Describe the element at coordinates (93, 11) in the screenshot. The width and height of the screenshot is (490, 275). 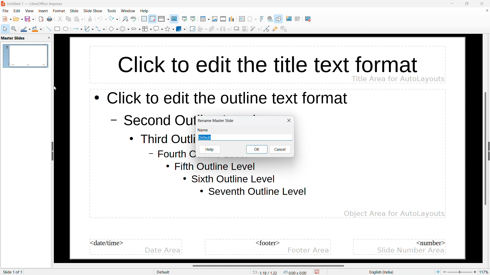
I see `Slide Show` at that location.